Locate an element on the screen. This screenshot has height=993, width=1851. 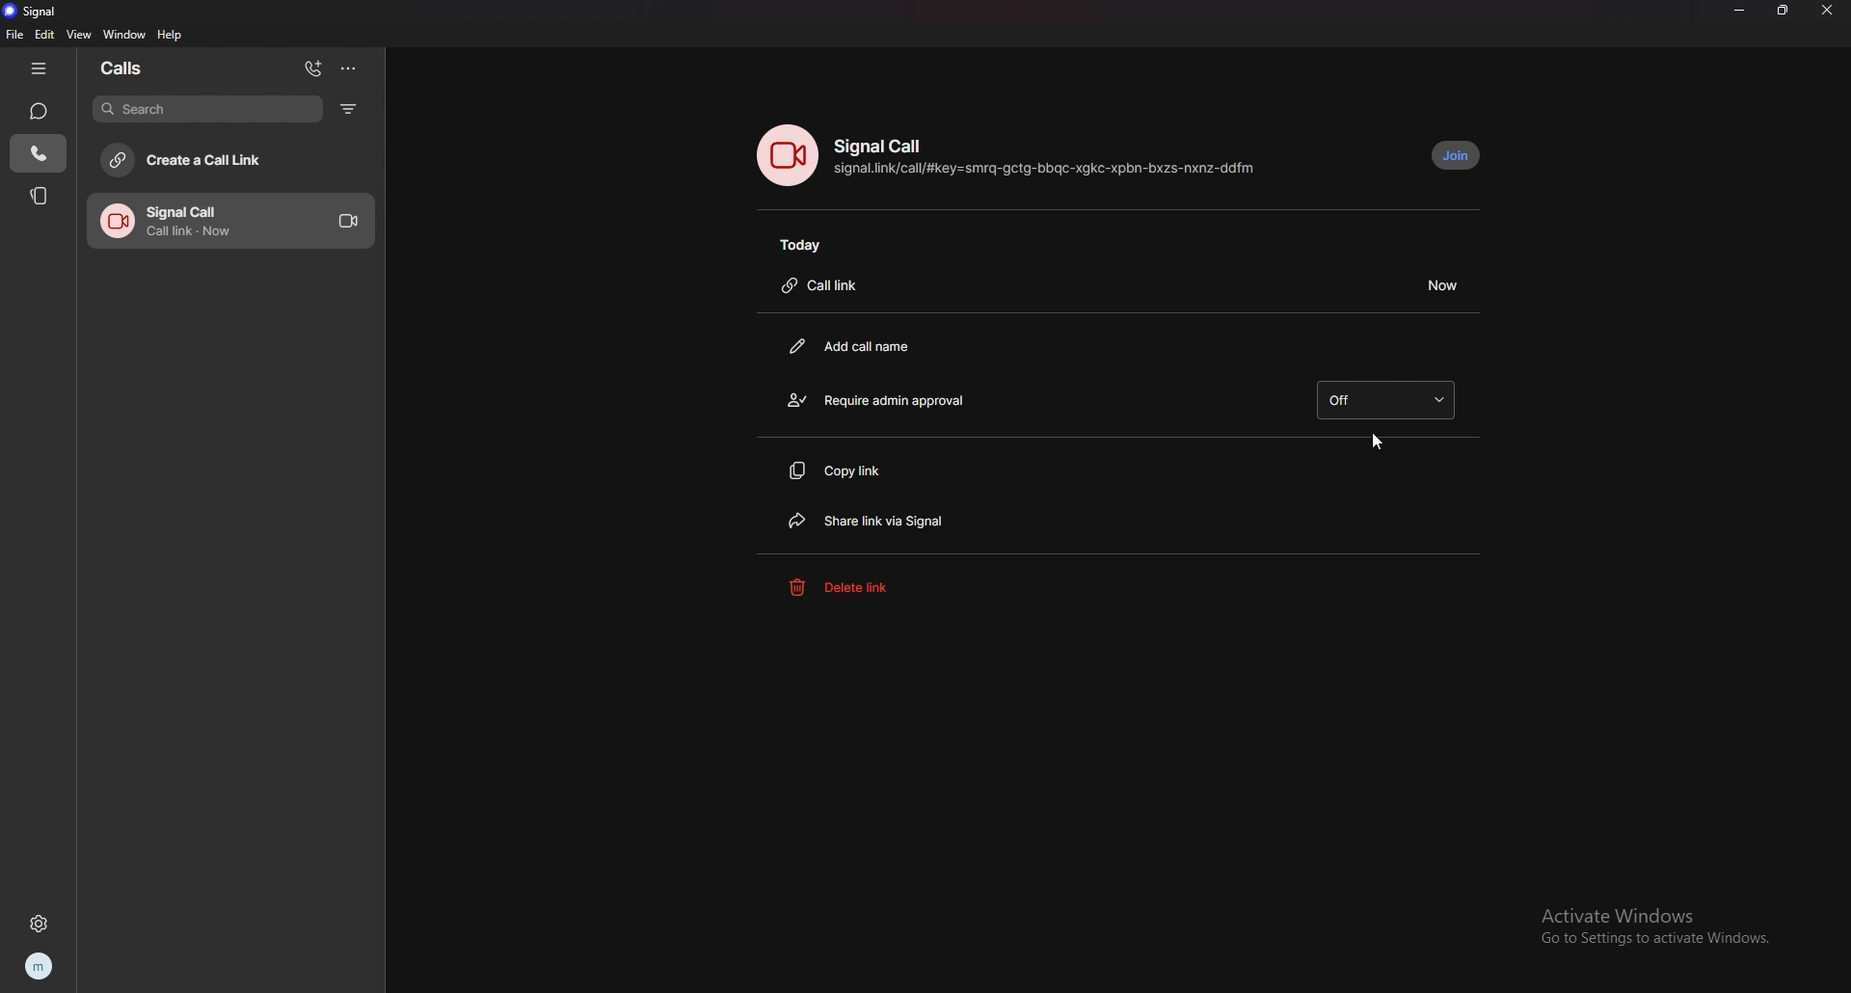
edit is located at coordinates (44, 35).